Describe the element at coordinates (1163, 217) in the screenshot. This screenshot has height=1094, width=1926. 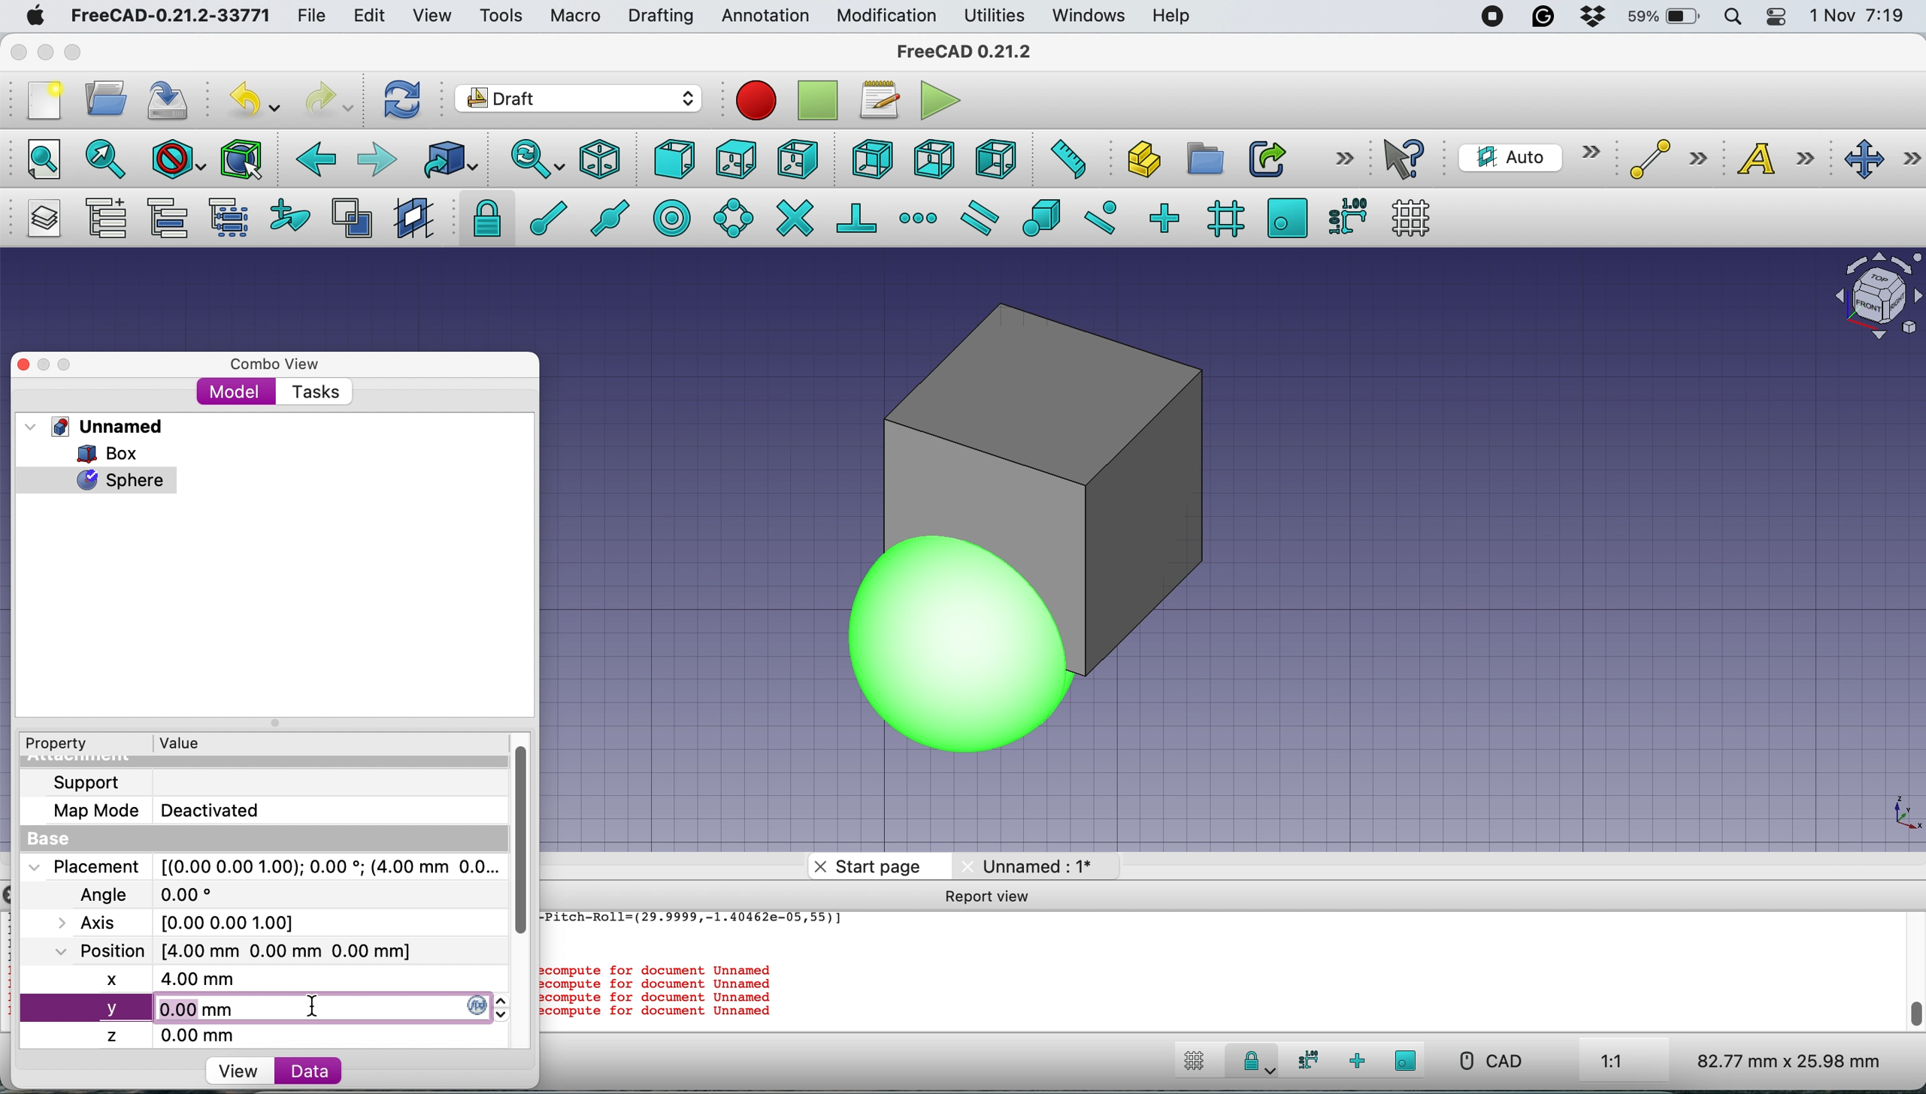
I see `snap ortho` at that location.